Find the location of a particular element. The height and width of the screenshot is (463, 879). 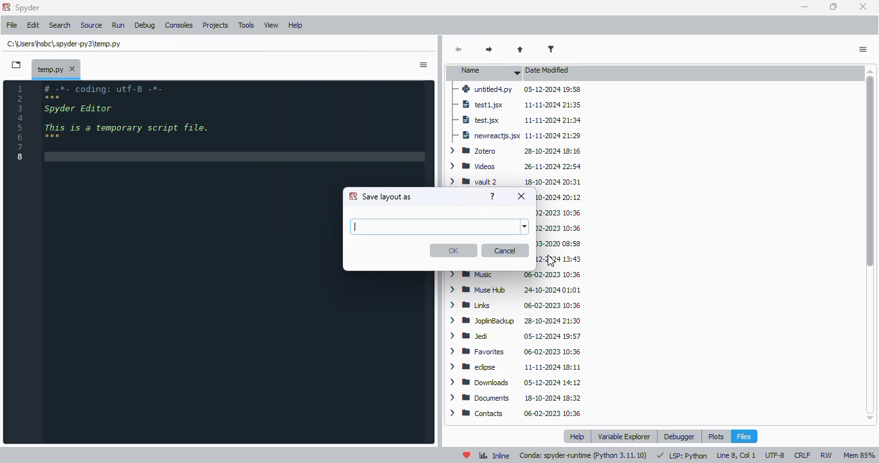

files is located at coordinates (744, 436).